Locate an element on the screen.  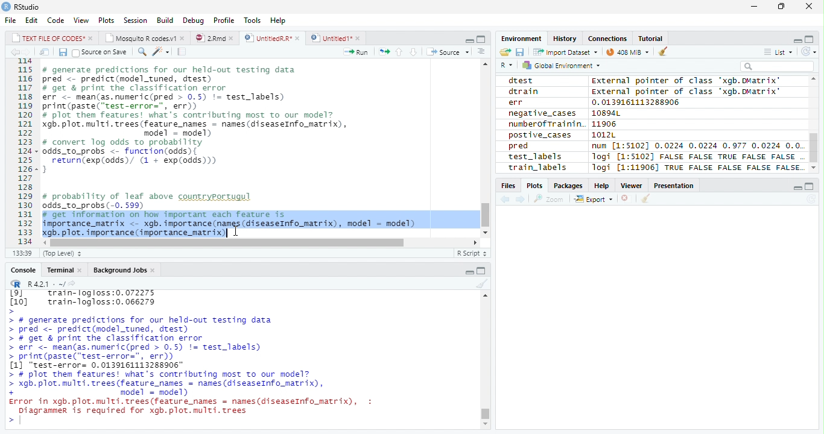
Show in new window is located at coordinates (42, 52).